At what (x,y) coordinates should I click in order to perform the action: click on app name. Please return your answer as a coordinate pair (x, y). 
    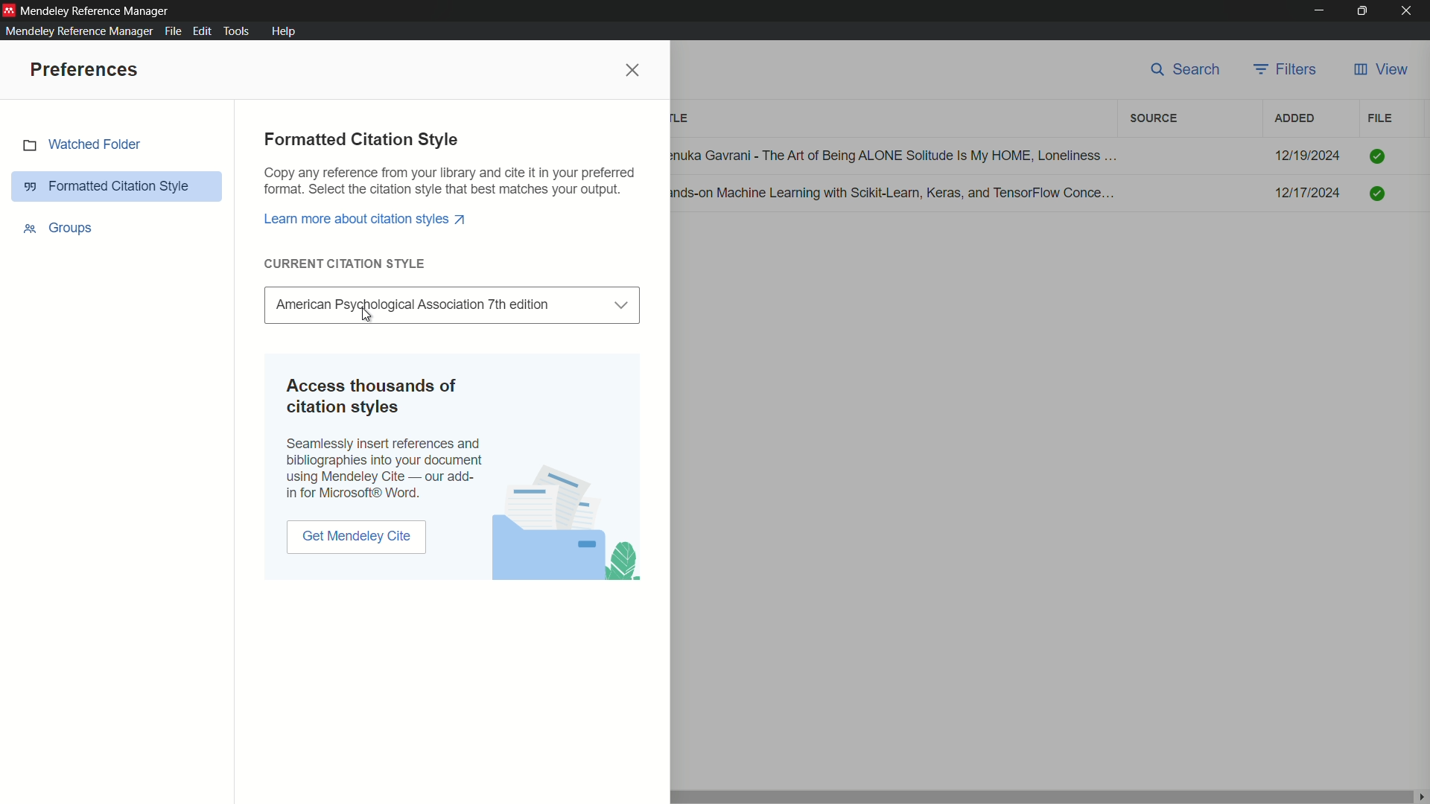
    Looking at the image, I should click on (98, 10).